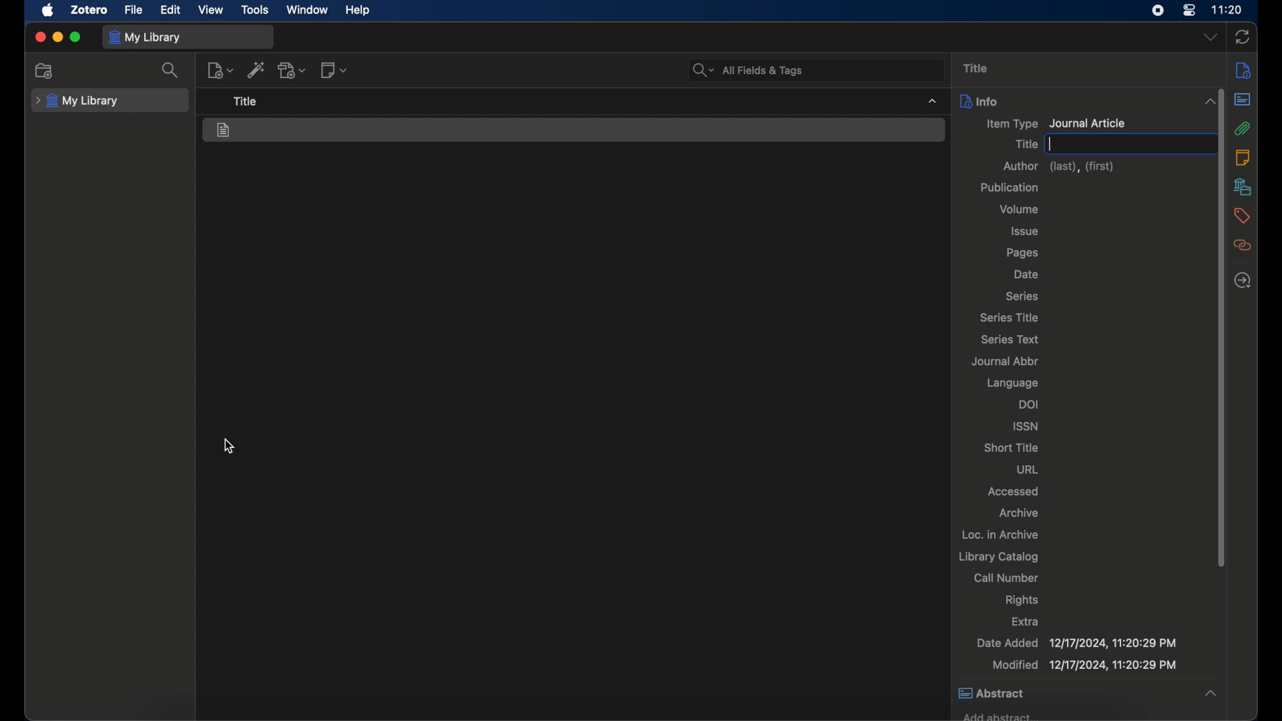 The width and height of the screenshot is (1282, 721). I want to click on info, so click(1241, 69).